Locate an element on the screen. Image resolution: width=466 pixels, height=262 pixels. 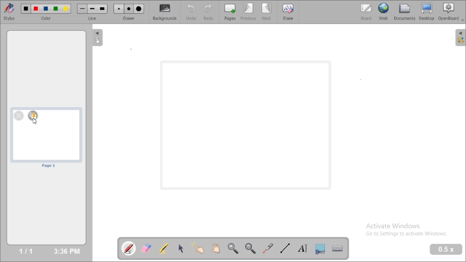
select and modify objects is located at coordinates (181, 248).